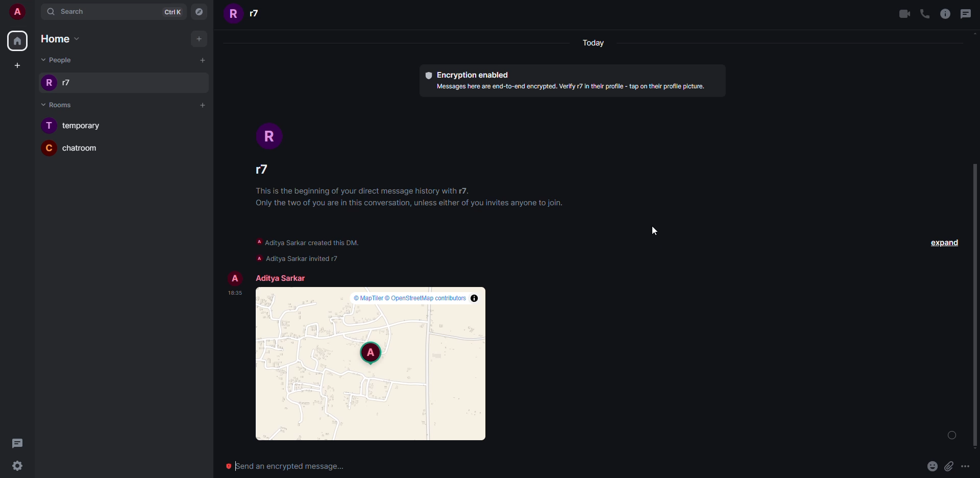  I want to click on video call, so click(904, 14).